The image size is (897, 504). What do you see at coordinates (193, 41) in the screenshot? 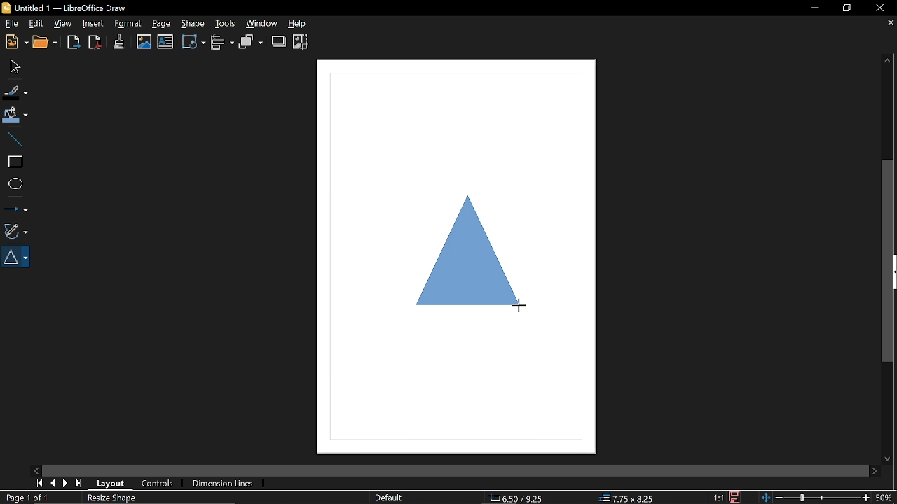
I see `Transformation` at bounding box center [193, 41].